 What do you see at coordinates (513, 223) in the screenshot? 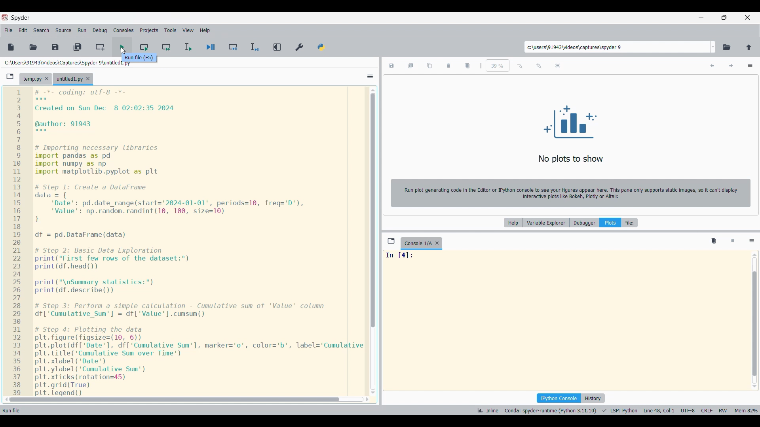
I see `Help` at bounding box center [513, 223].